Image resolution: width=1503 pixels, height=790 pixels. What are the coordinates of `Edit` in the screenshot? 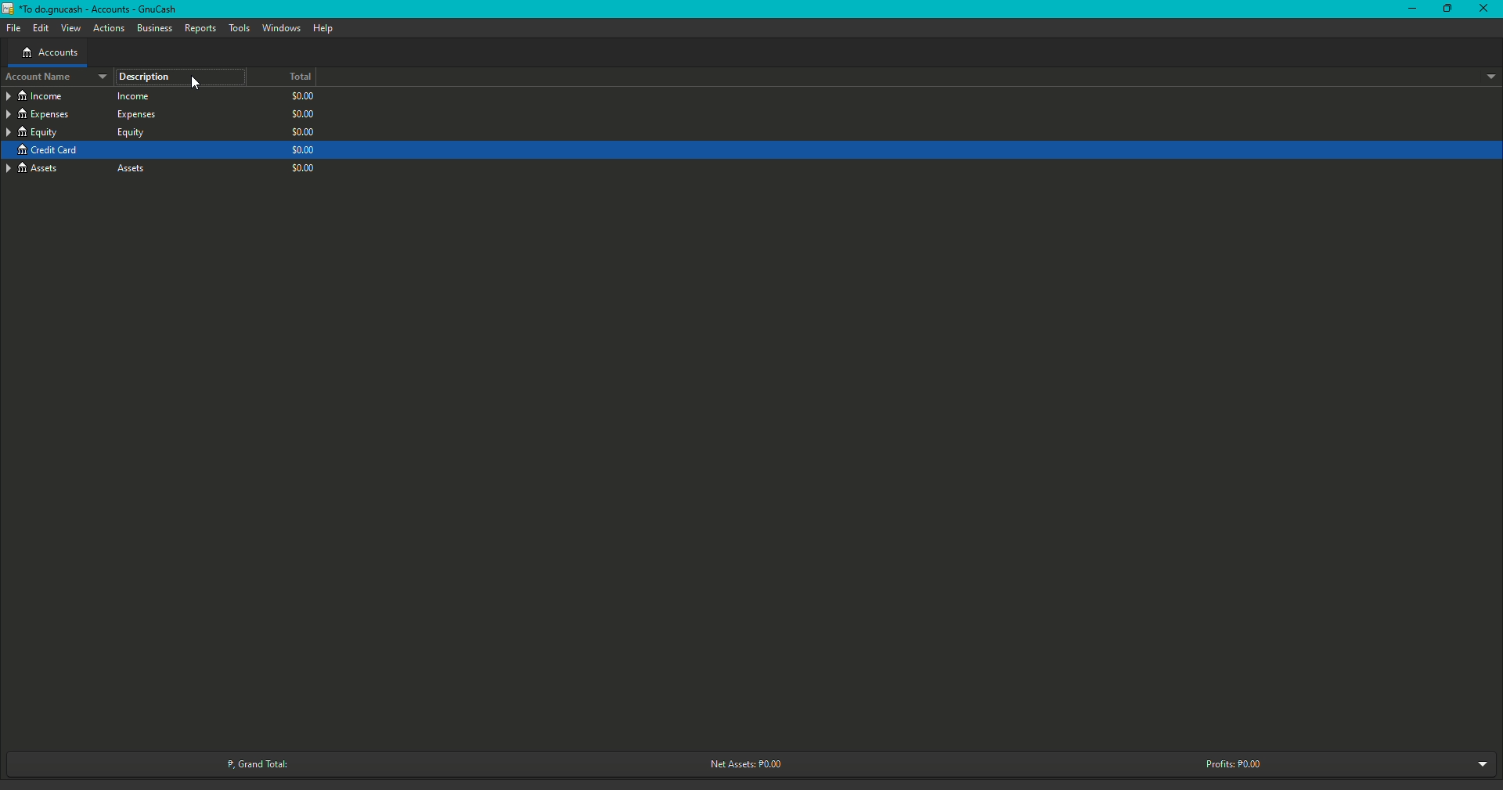 It's located at (38, 28).